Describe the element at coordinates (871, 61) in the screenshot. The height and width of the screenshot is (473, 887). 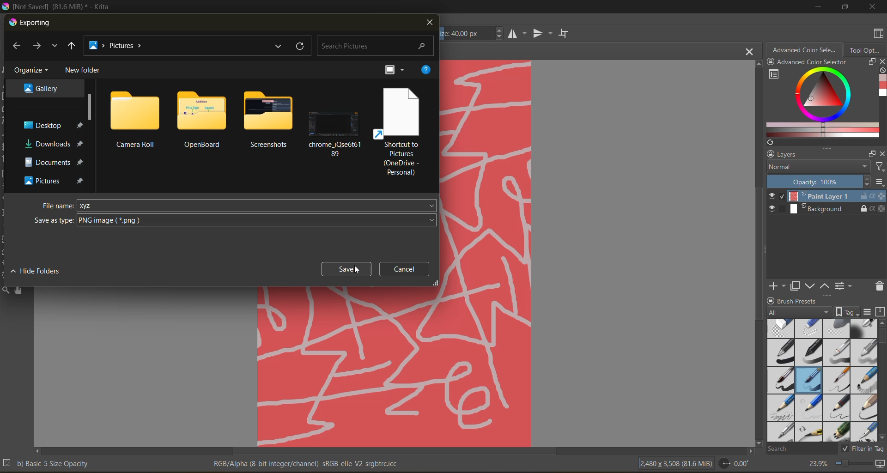
I see `float docker` at that location.